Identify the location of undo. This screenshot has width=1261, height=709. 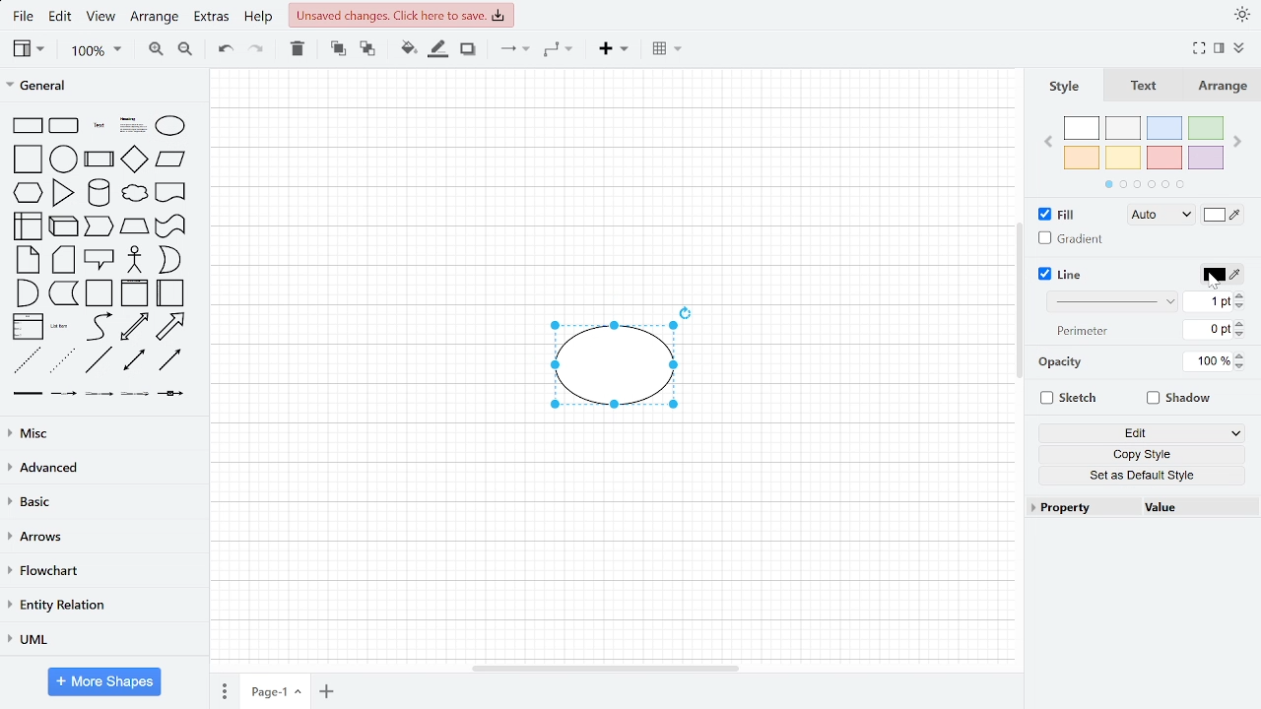
(222, 49).